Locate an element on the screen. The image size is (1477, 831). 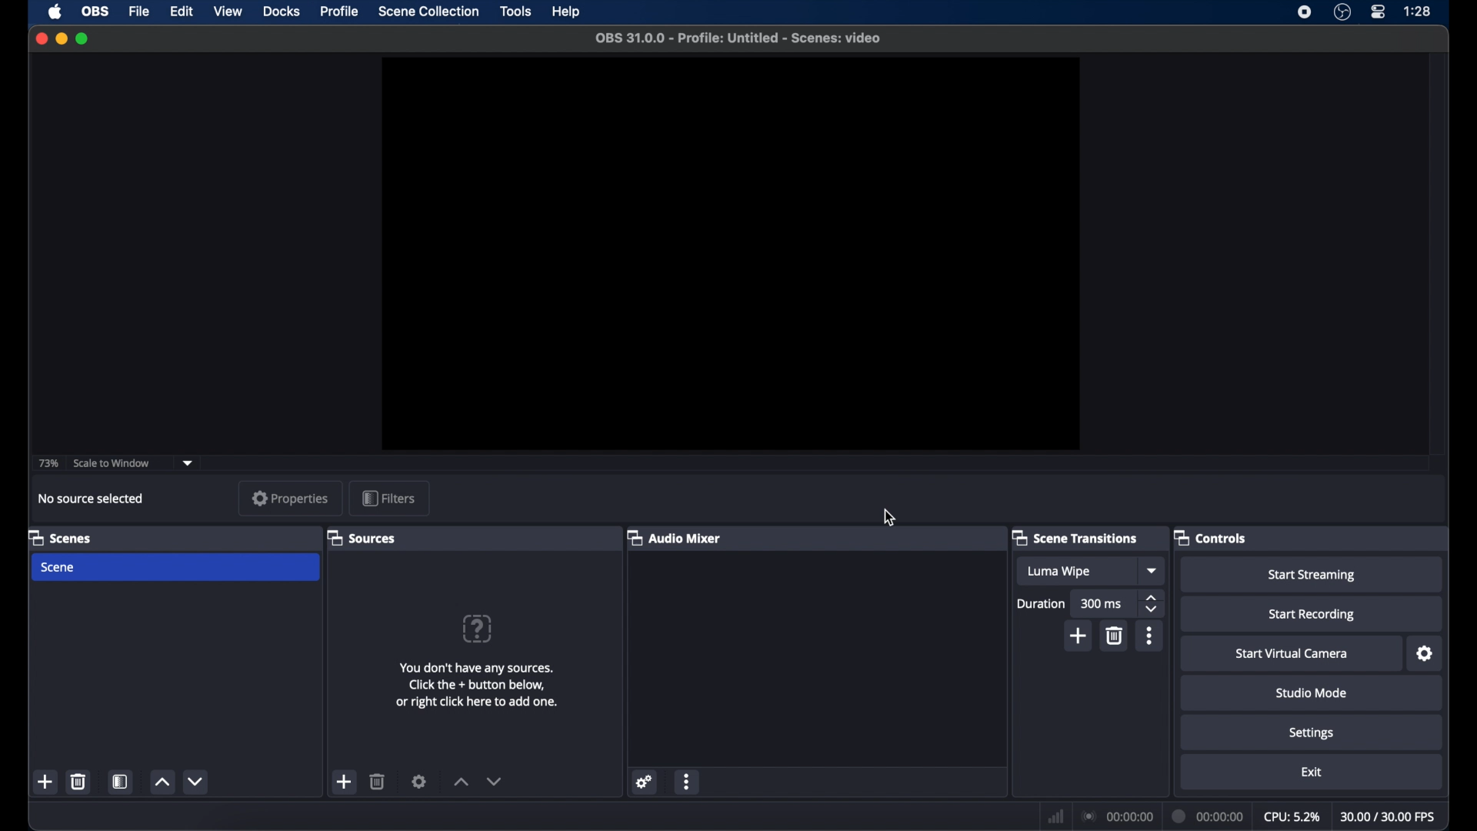
exit is located at coordinates (1311, 772).